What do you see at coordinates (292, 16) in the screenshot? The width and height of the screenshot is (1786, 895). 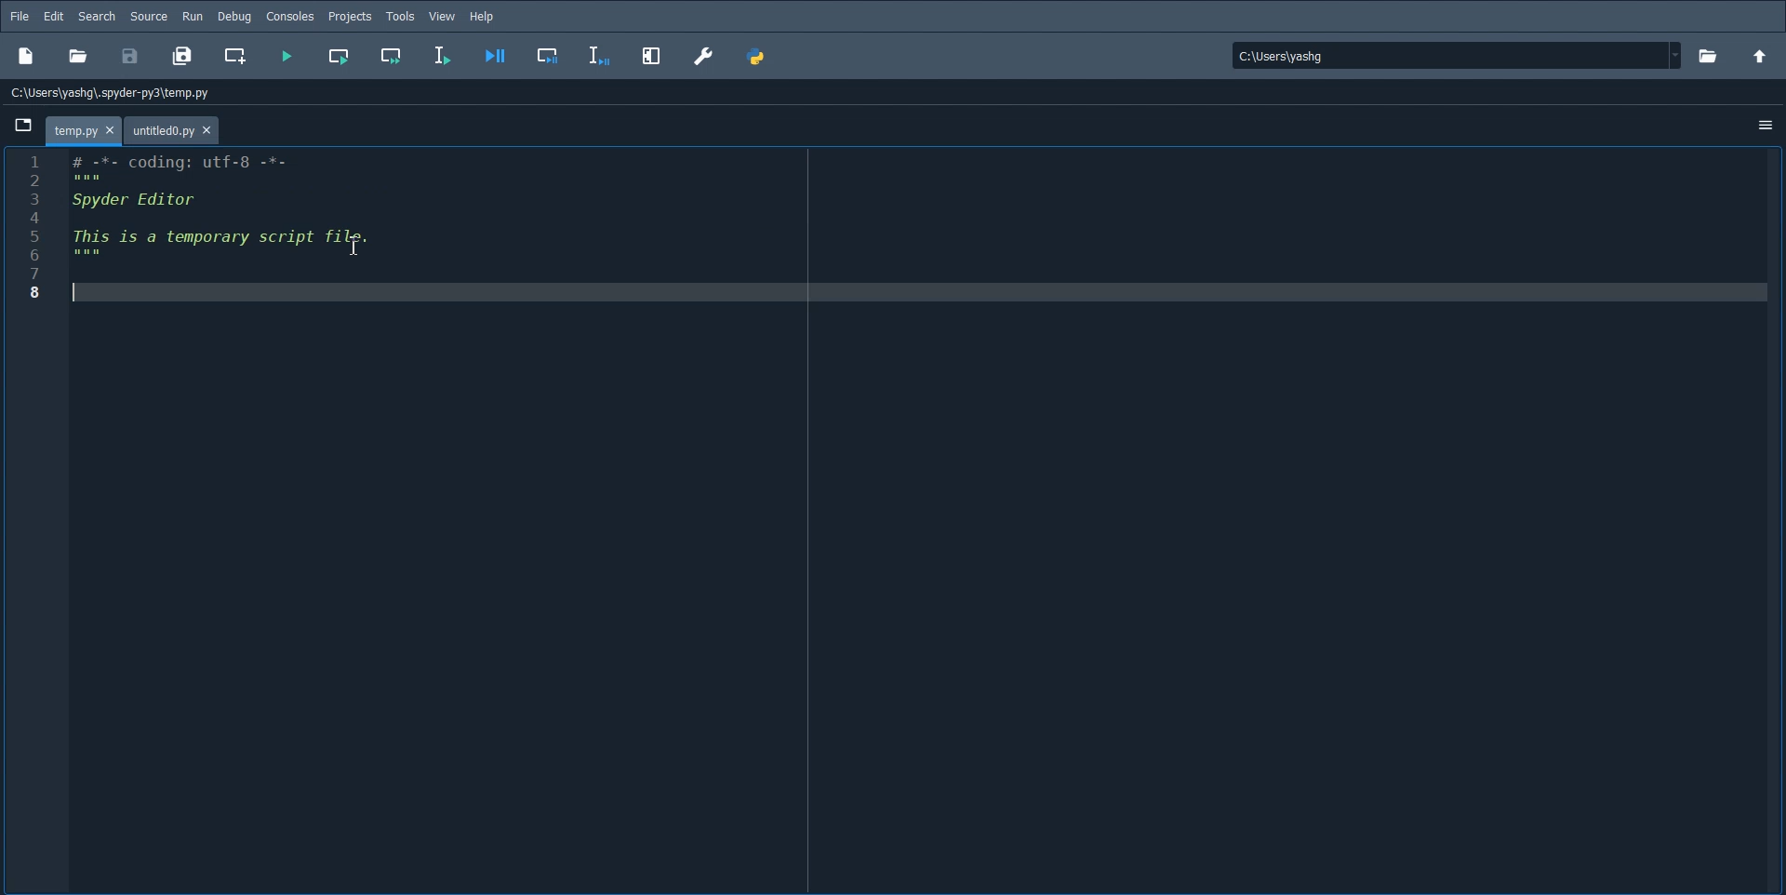 I see `Consoles` at bounding box center [292, 16].